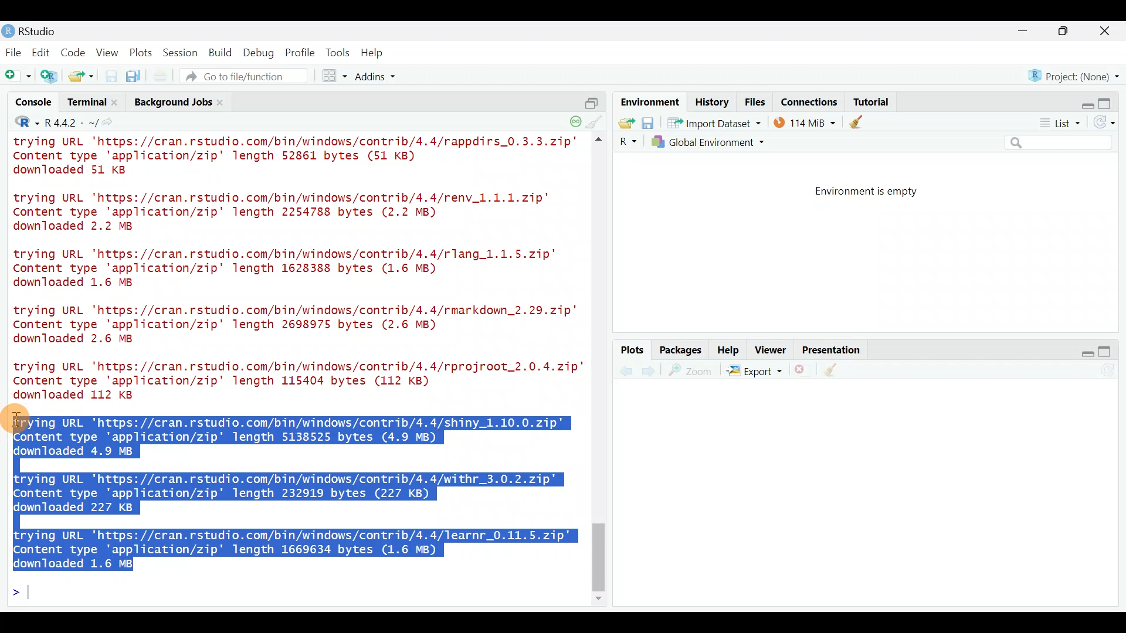 Image resolution: width=1126 pixels, height=633 pixels. What do you see at coordinates (876, 192) in the screenshot?
I see `Environment is empty` at bounding box center [876, 192].